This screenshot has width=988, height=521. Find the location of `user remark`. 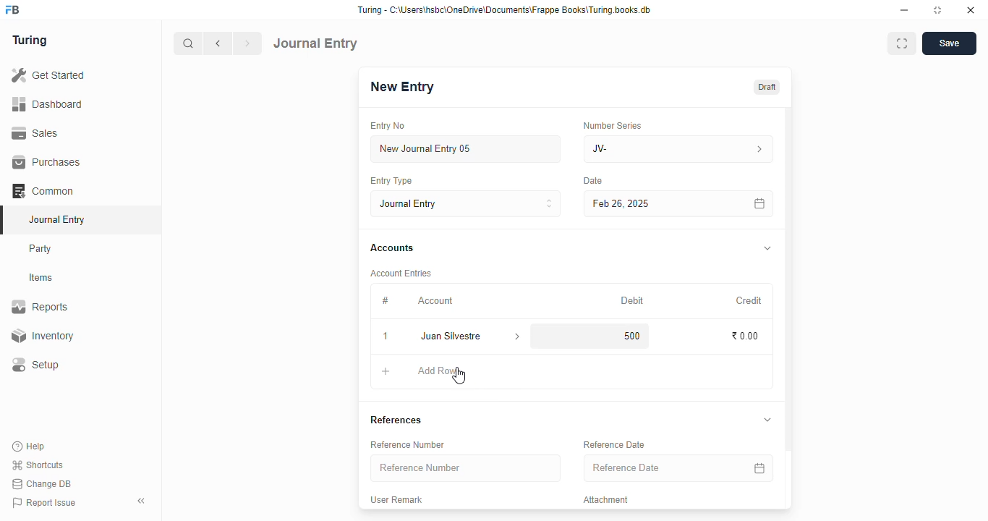

user remark is located at coordinates (396, 500).